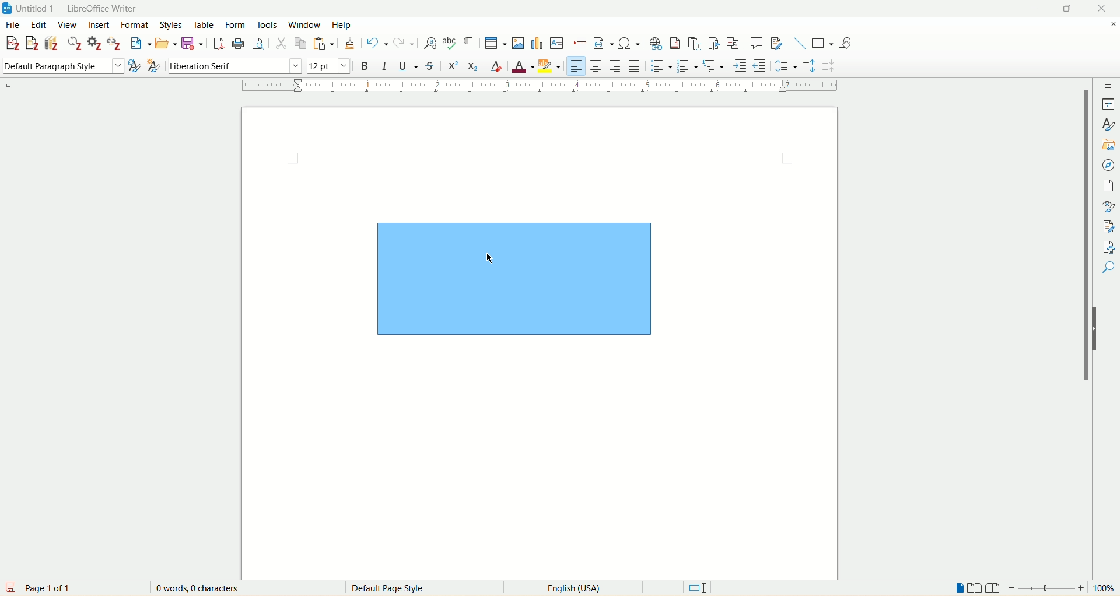 This screenshot has width=1120, height=596. Describe the element at coordinates (629, 43) in the screenshot. I see `insert special character` at that location.